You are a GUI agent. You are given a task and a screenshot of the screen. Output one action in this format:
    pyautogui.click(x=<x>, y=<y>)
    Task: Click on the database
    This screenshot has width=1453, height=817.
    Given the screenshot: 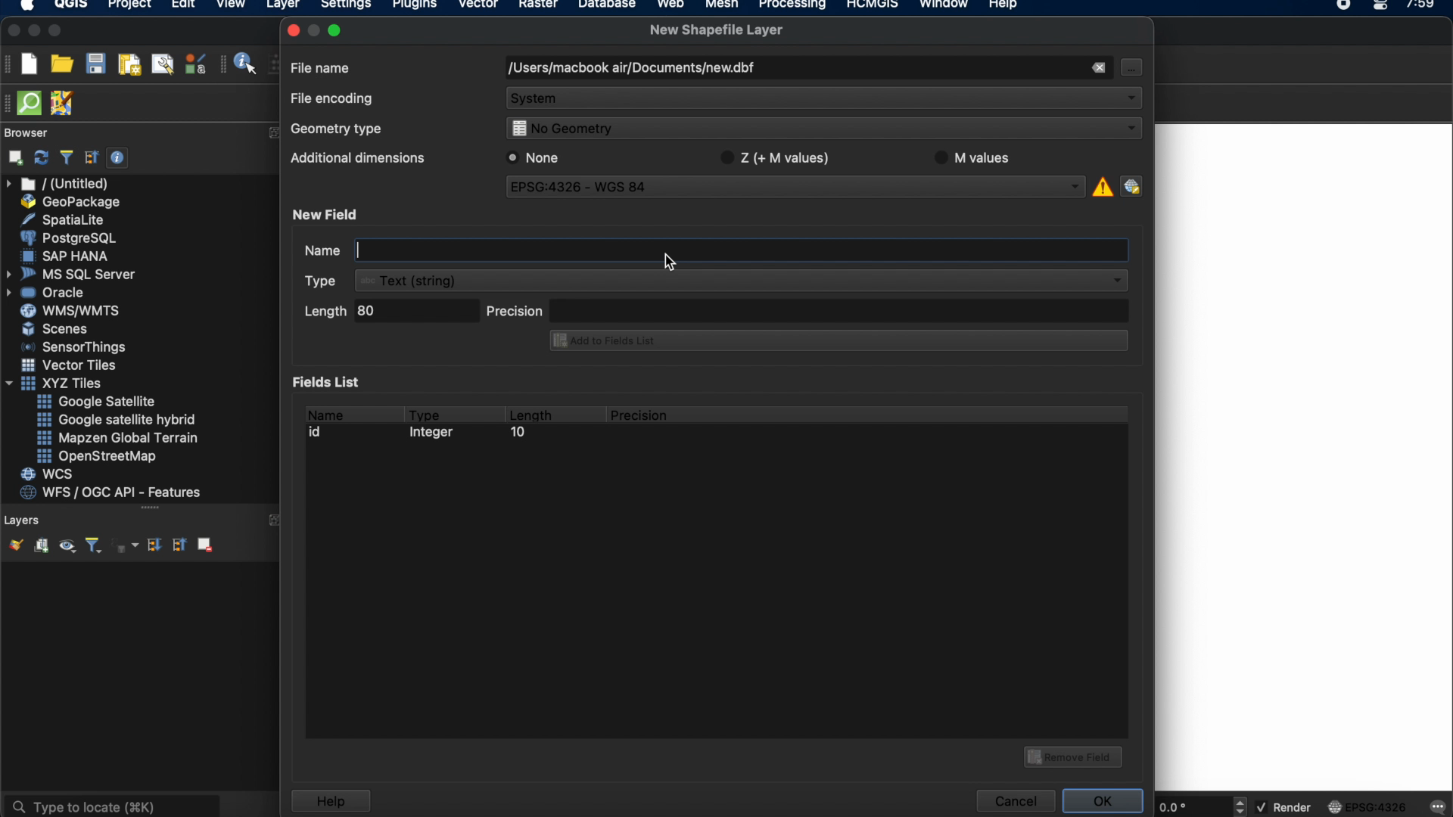 What is the action you would take?
    pyautogui.click(x=606, y=6)
    